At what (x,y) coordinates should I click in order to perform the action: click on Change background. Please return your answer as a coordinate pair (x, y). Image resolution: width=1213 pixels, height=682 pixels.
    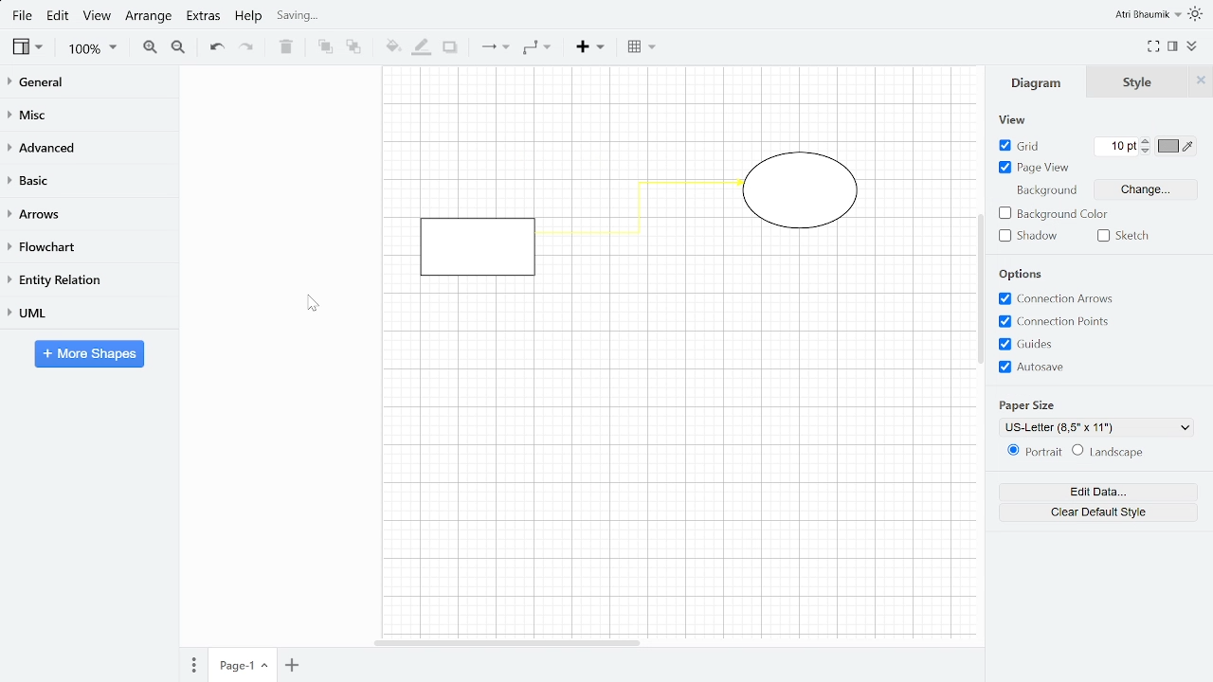
    Looking at the image, I should click on (1147, 189).